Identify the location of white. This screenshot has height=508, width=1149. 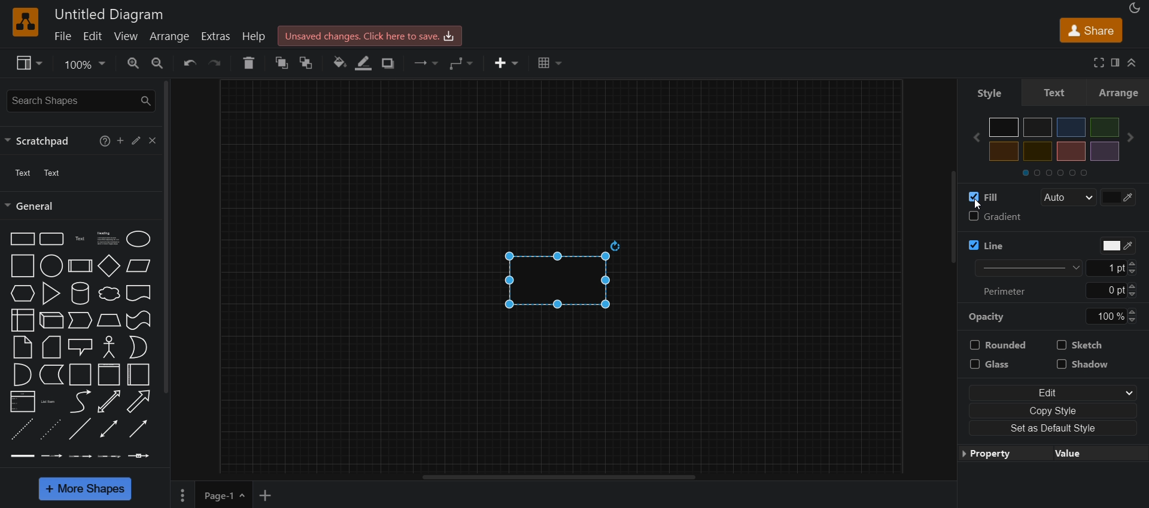
(1004, 127).